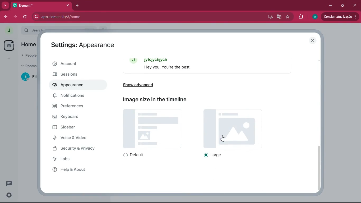  Describe the element at coordinates (74, 108) in the screenshot. I see `preferences` at that location.